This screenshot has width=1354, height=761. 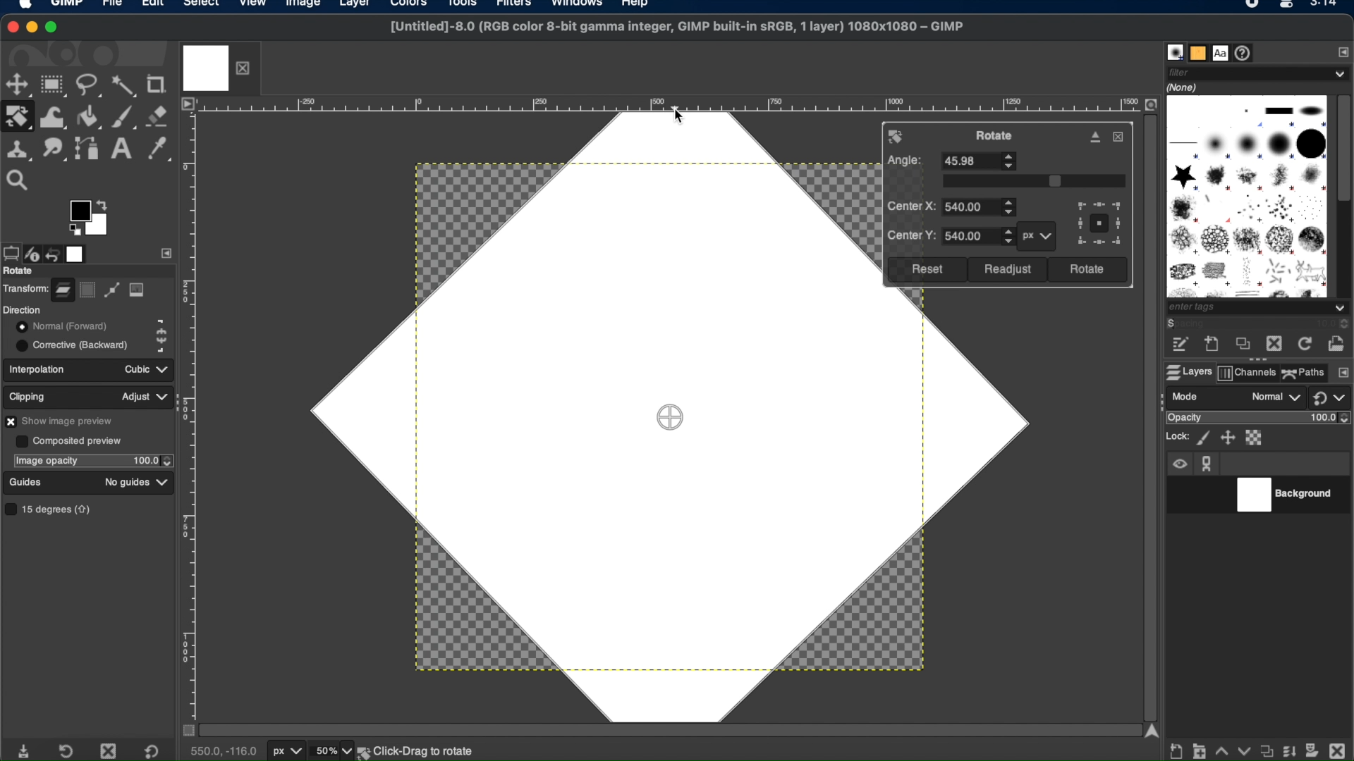 I want to click on filters, so click(x=518, y=7).